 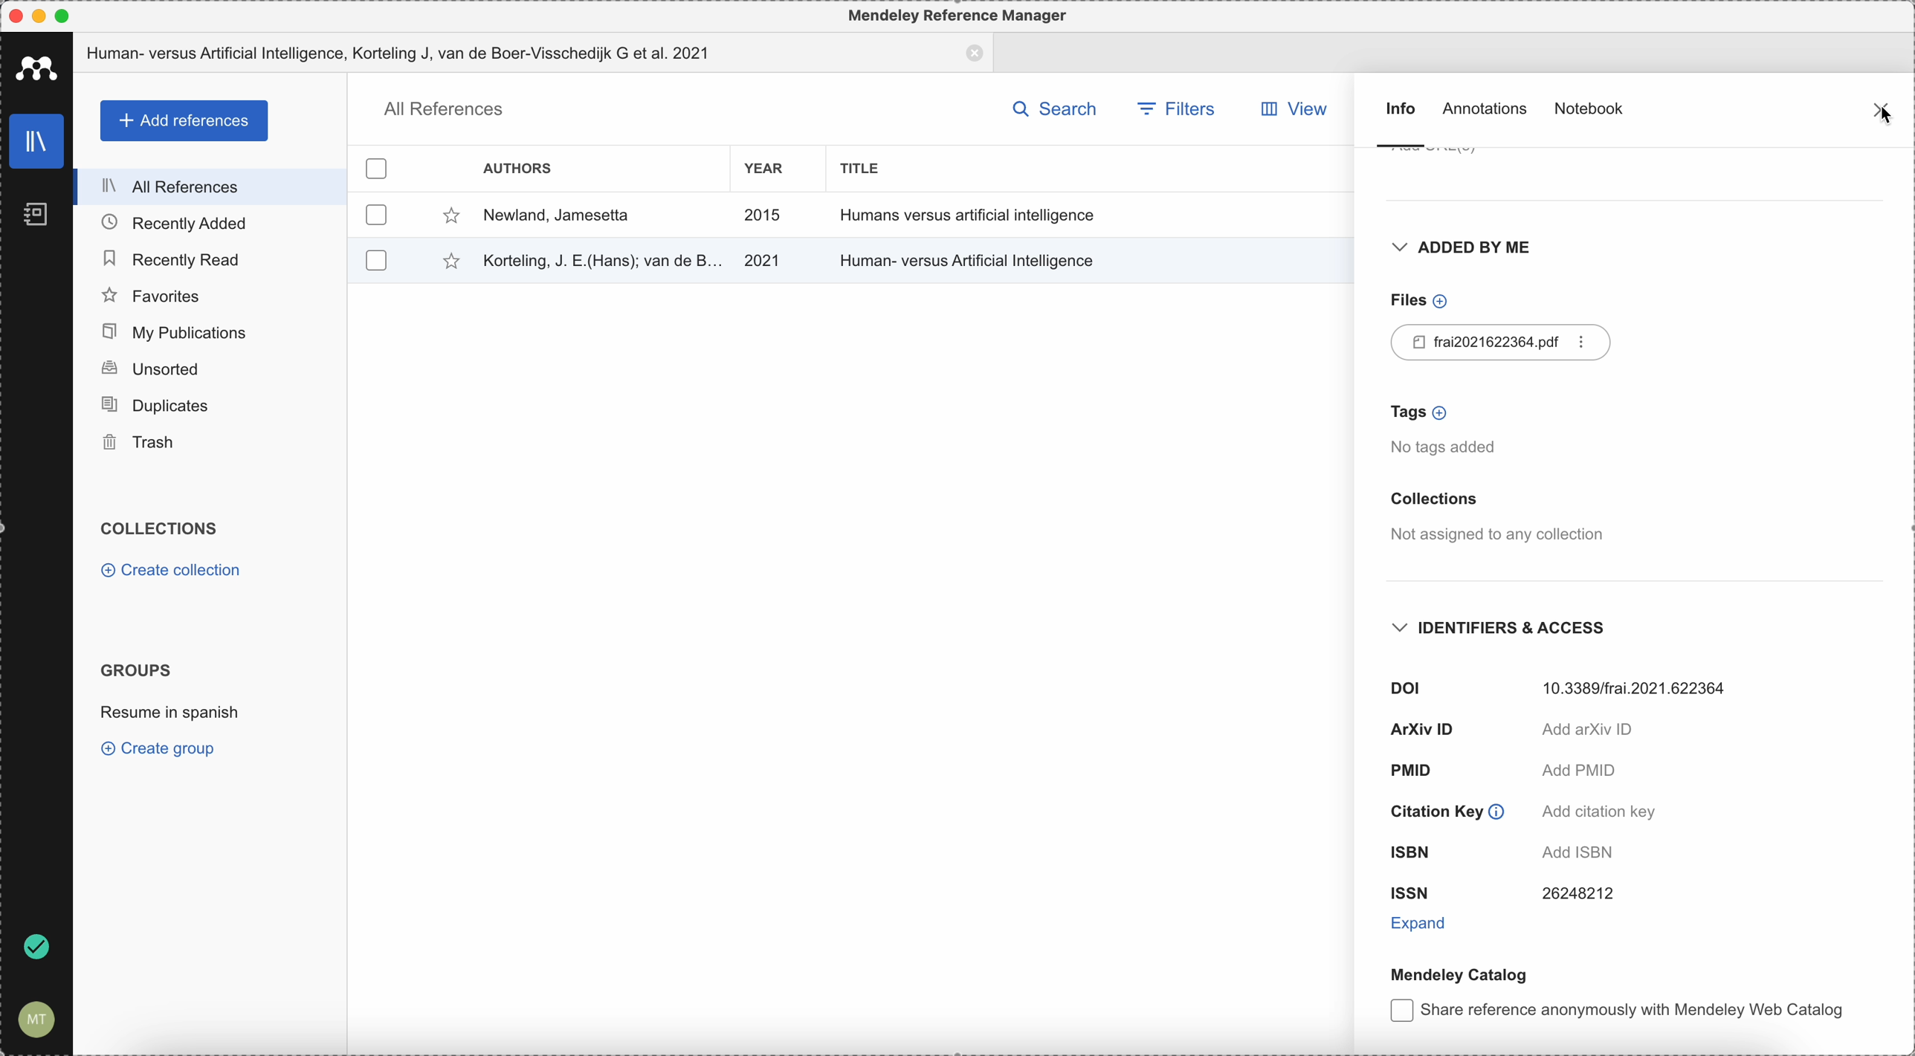 What do you see at coordinates (599, 259) in the screenshot?
I see `Korteling, J.E(Hans); van de B.` at bounding box center [599, 259].